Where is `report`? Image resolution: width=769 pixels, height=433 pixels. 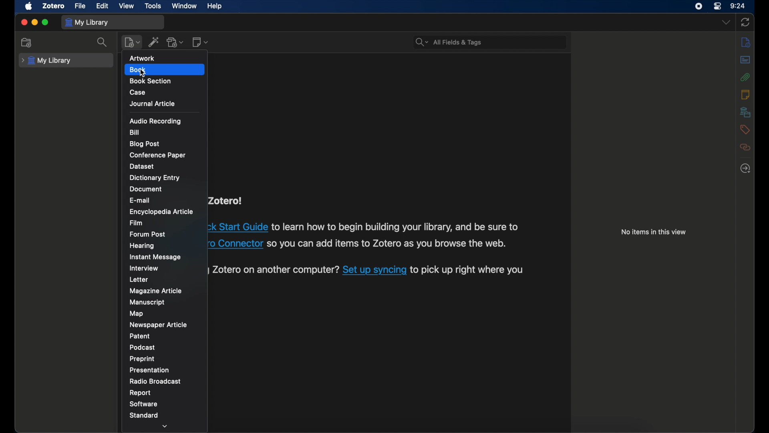 report is located at coordinates (140, 393).